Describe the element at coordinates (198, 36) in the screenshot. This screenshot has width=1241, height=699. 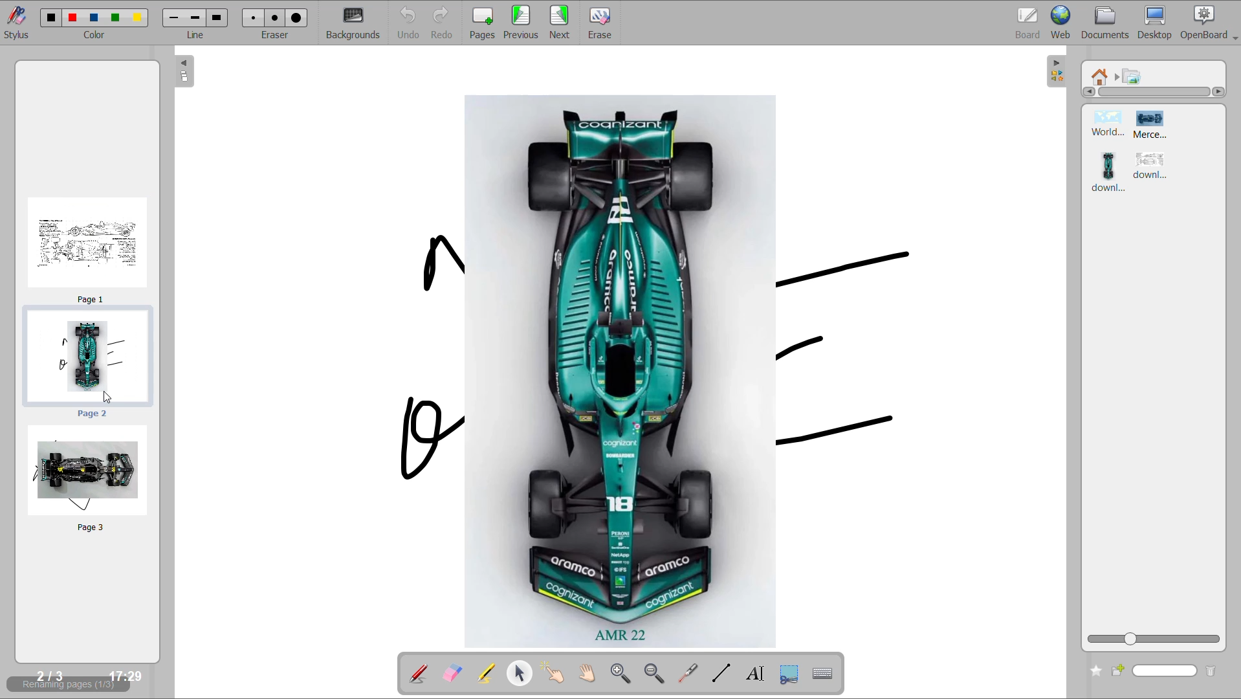
I see `line` at that location.